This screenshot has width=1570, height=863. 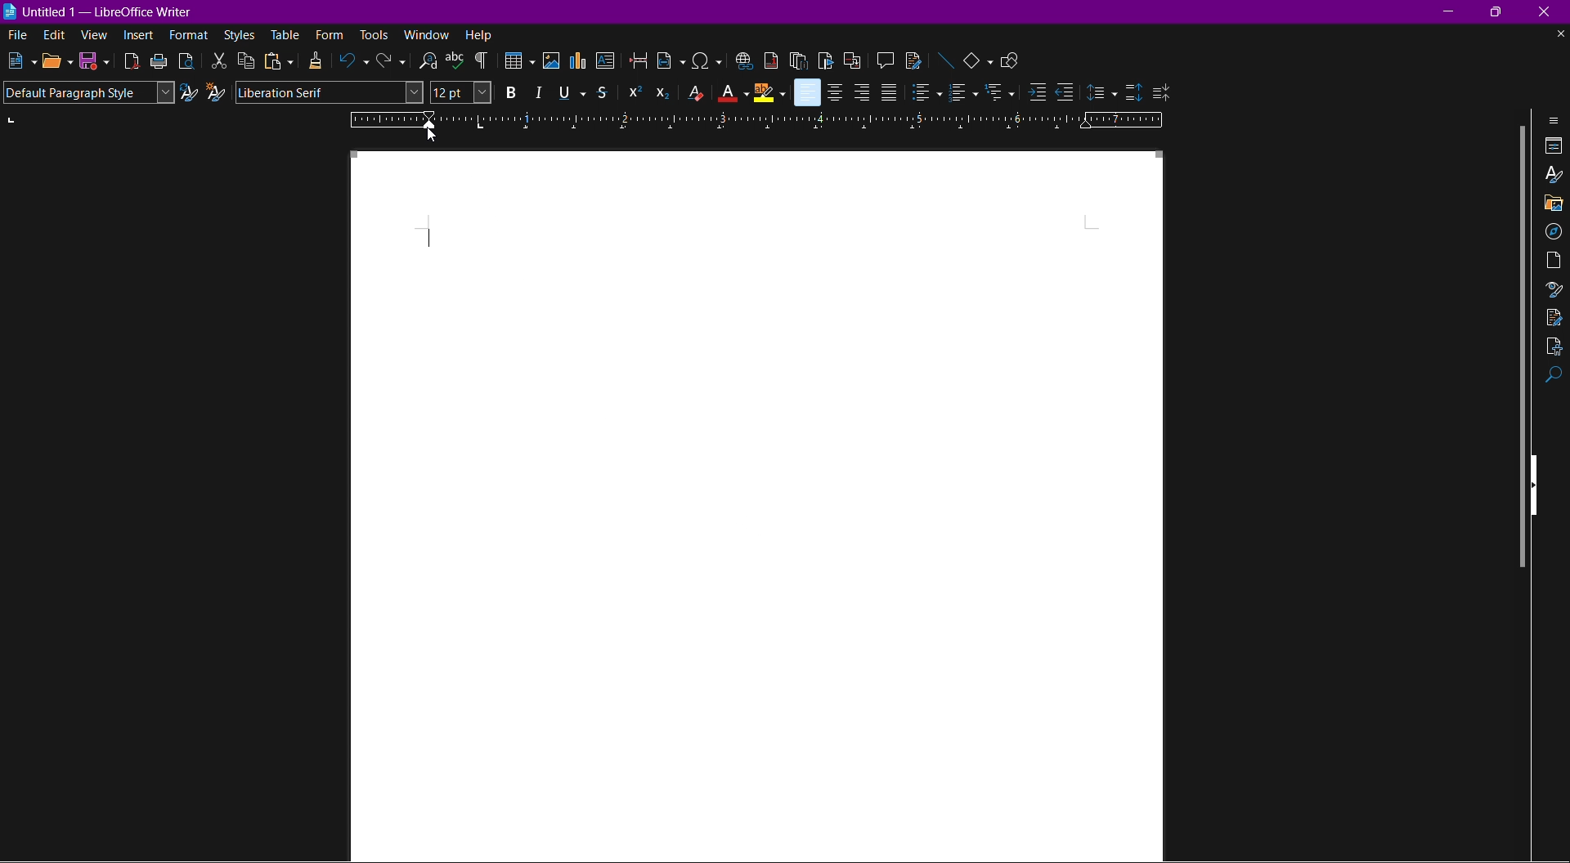 What do you see at coordinates (733, 93) in the screenshot?
I see `Font Color` at bounding box center [733, 93].